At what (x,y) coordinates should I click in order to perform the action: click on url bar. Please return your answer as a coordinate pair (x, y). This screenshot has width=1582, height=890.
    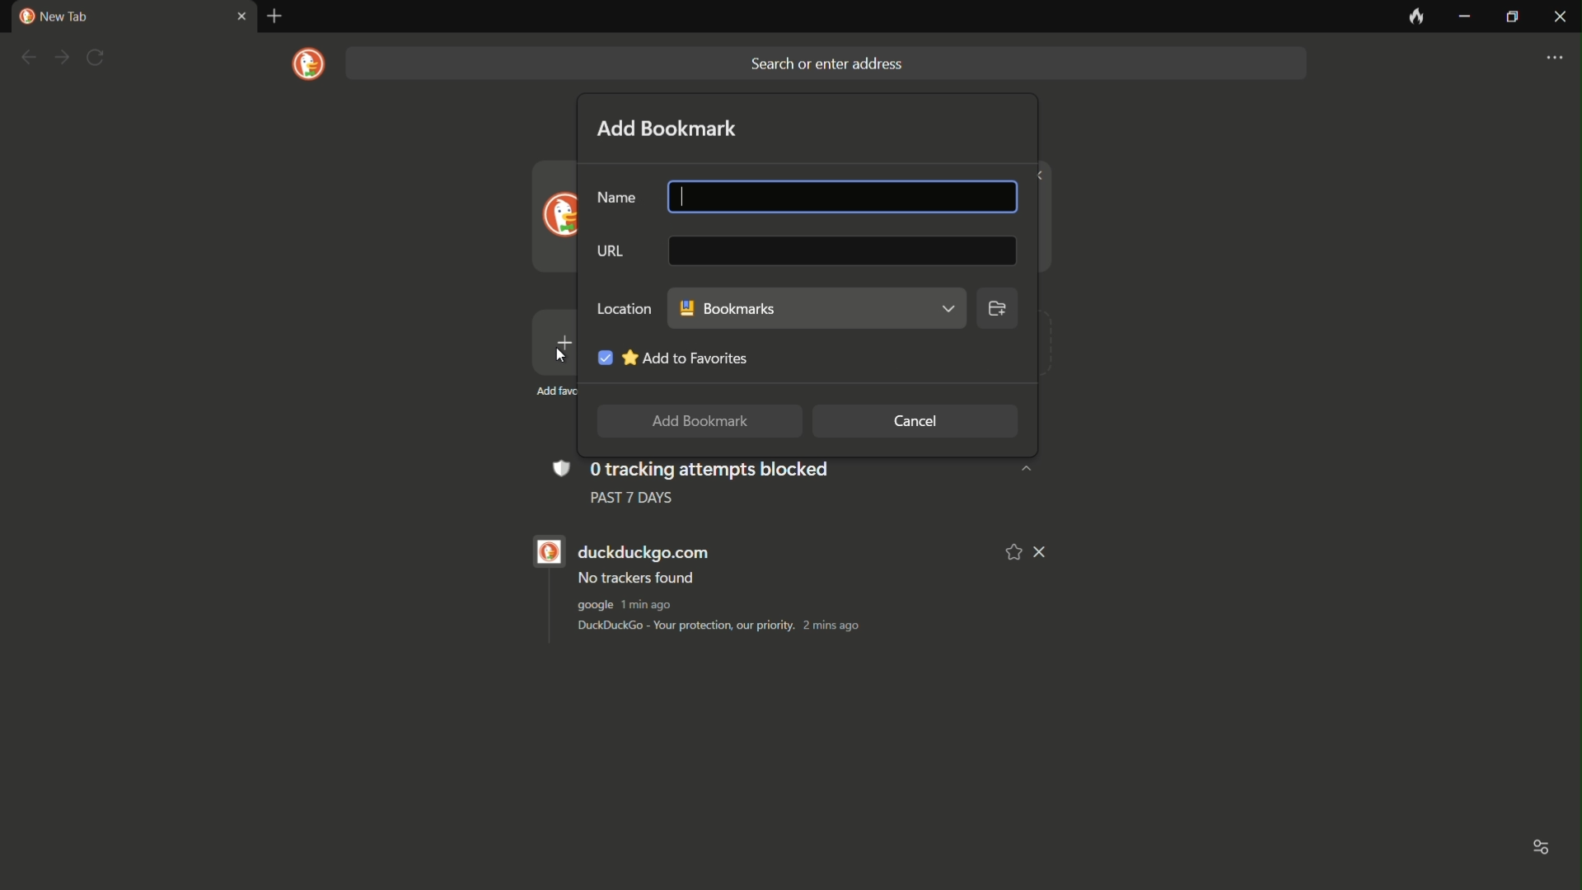
    Looking at the image, I should click on (840, 253).